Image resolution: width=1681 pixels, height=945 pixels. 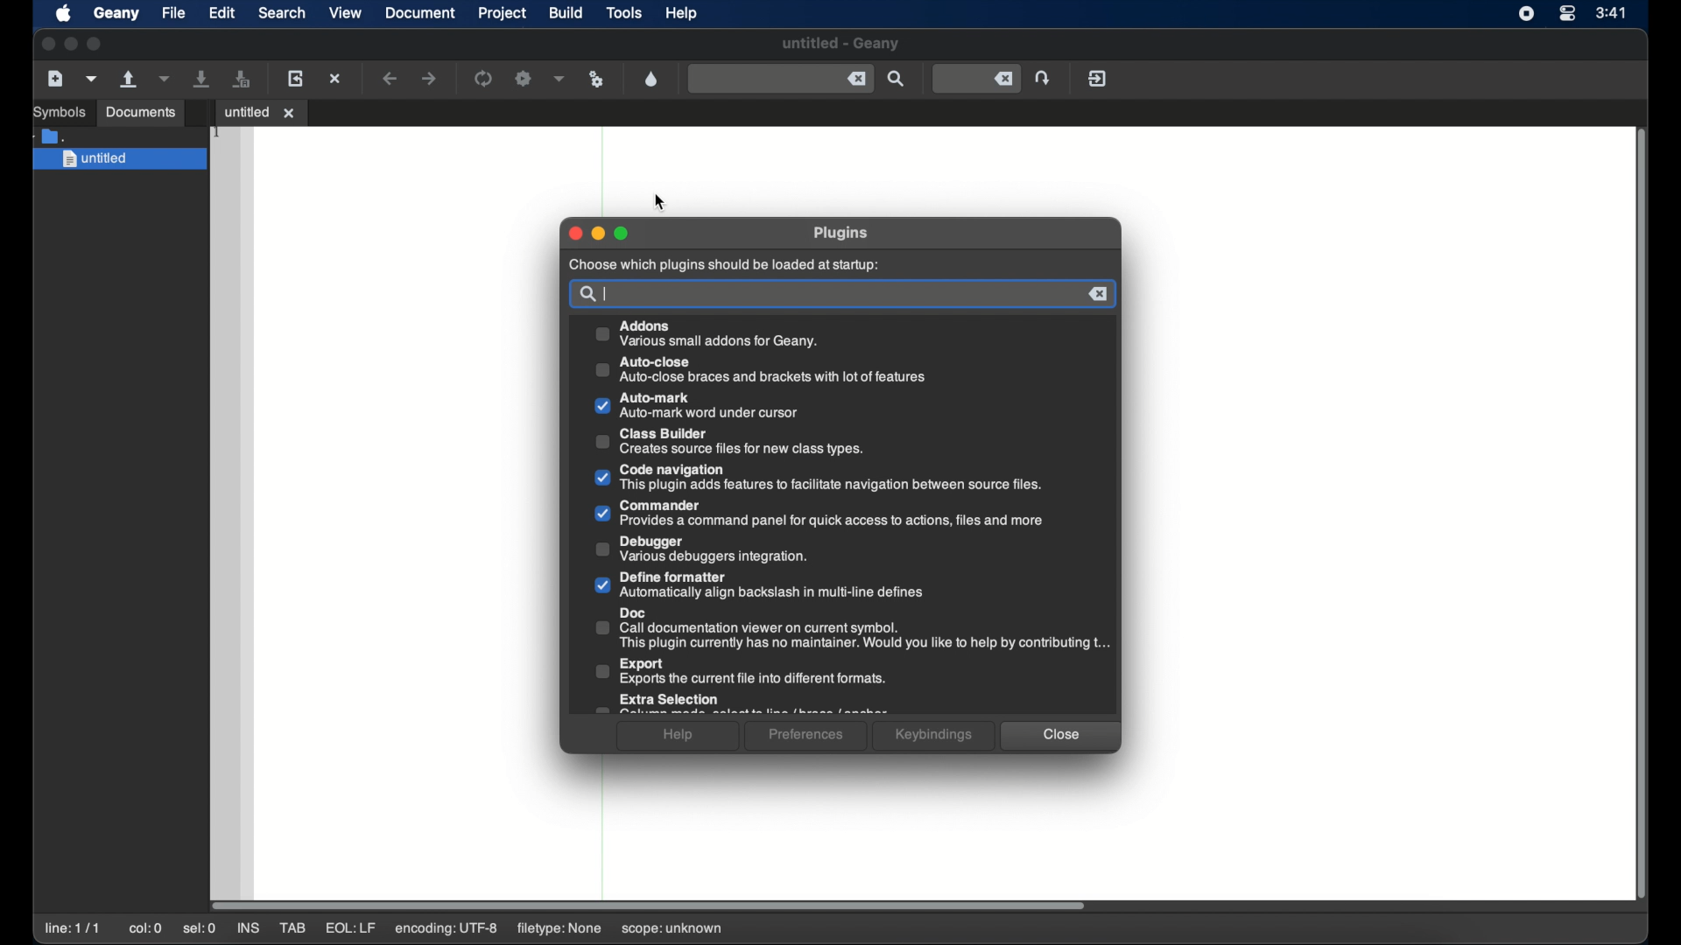 What do you see at coordinates (651, 903) in the screenshot?
I see `scroll box` at bounding box center [651, 903].